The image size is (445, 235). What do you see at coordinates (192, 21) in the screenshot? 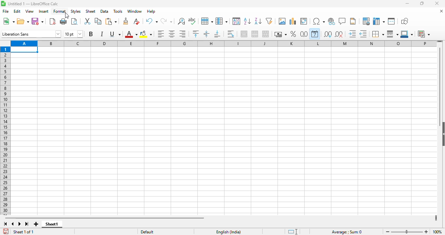
I see `spelling` at bounding box center [192, 21].